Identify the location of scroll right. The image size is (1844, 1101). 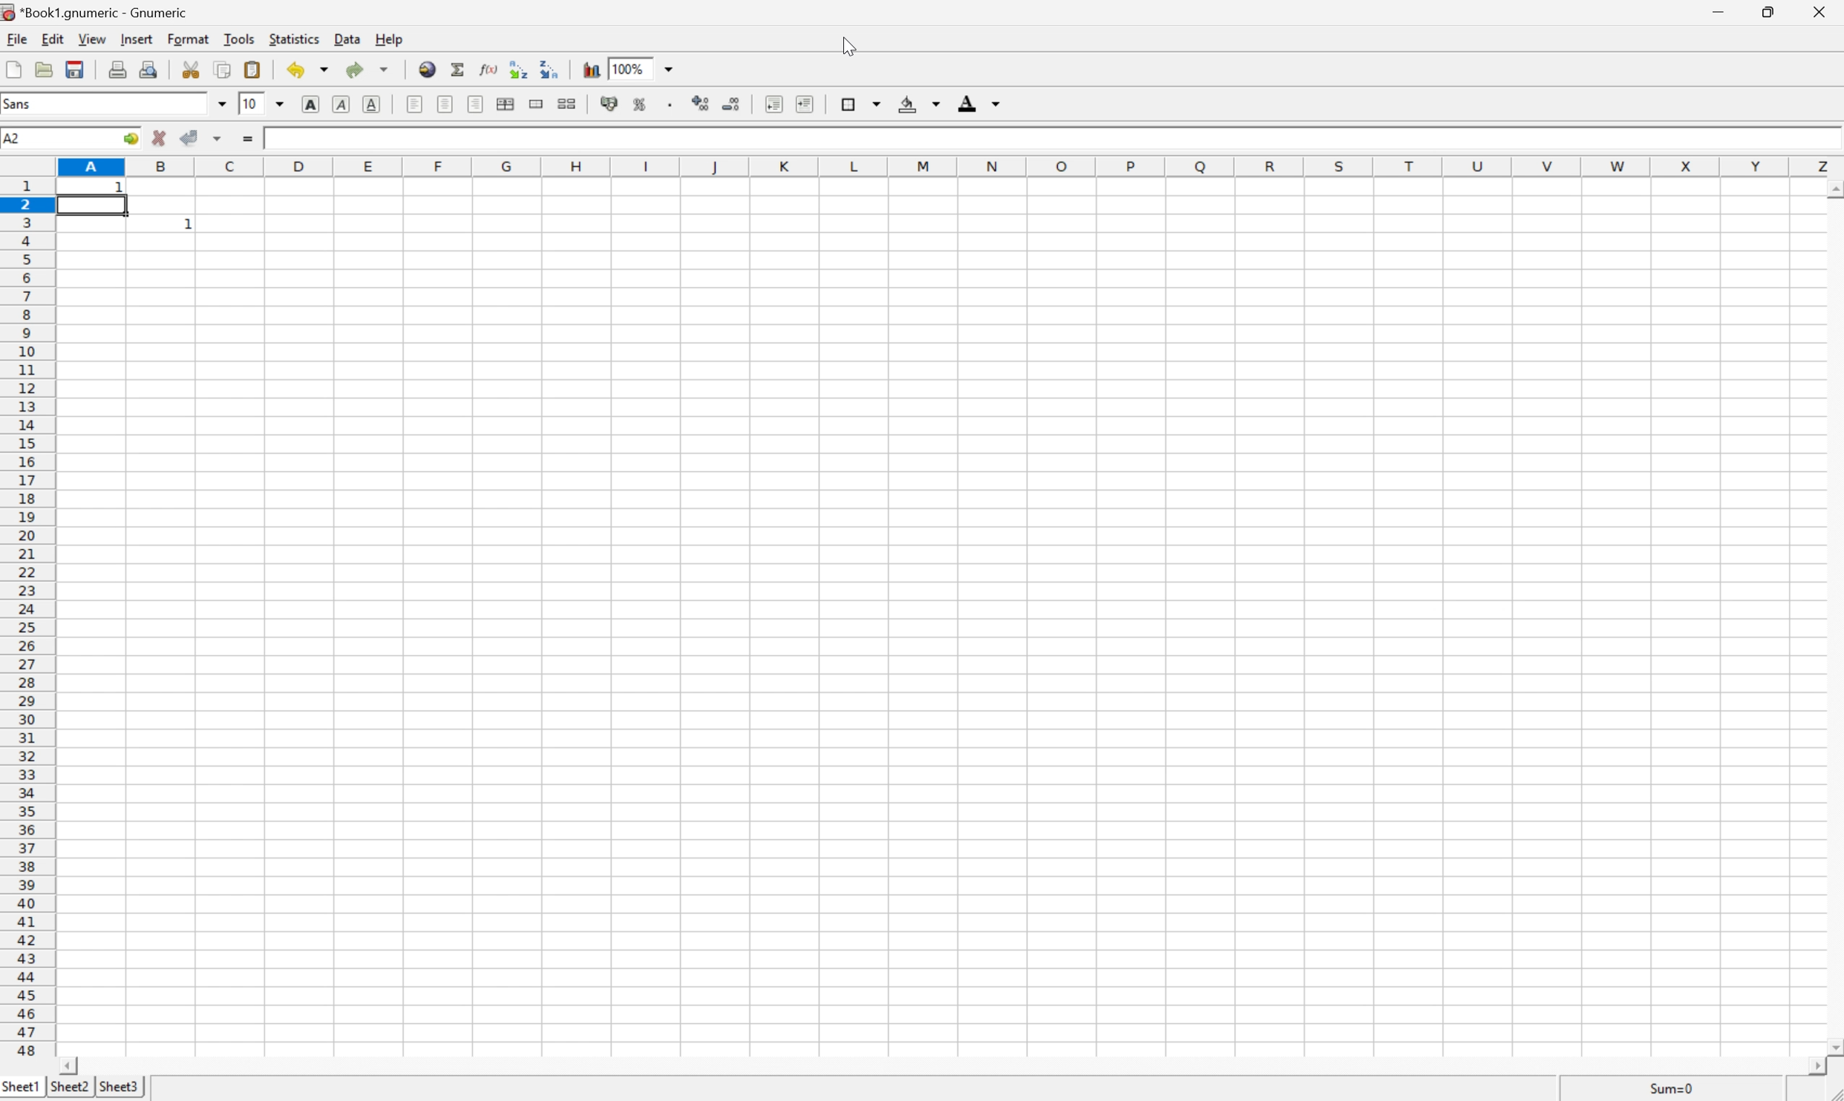
(1817, 1068).